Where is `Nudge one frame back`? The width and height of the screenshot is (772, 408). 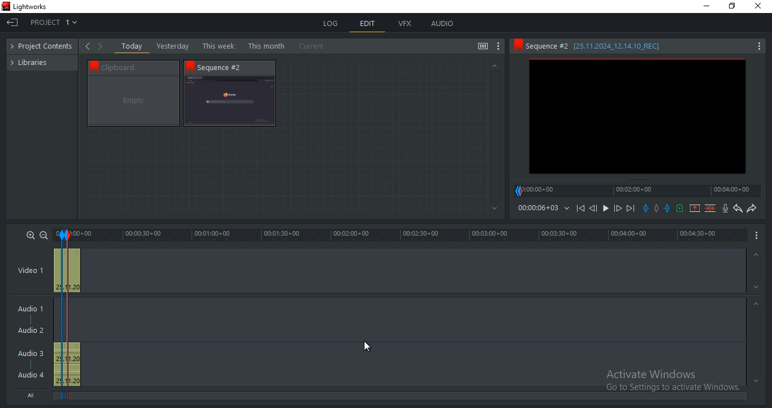 Nudge one frame back is located at coordinates (595, 210).